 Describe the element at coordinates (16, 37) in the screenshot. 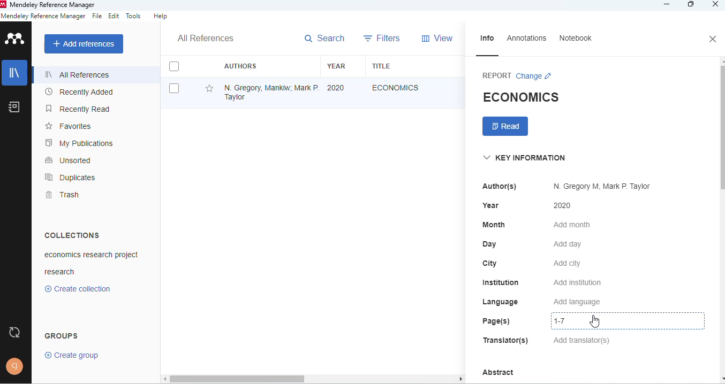

I see `logo` at that location.